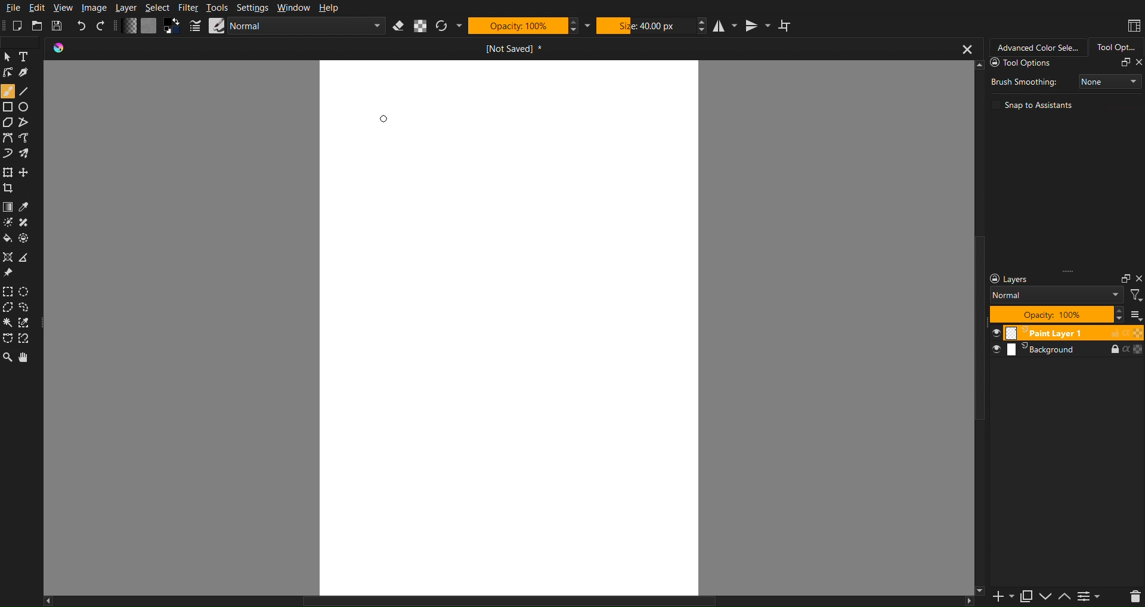  I want to click on Color Options, so click(7, 207).